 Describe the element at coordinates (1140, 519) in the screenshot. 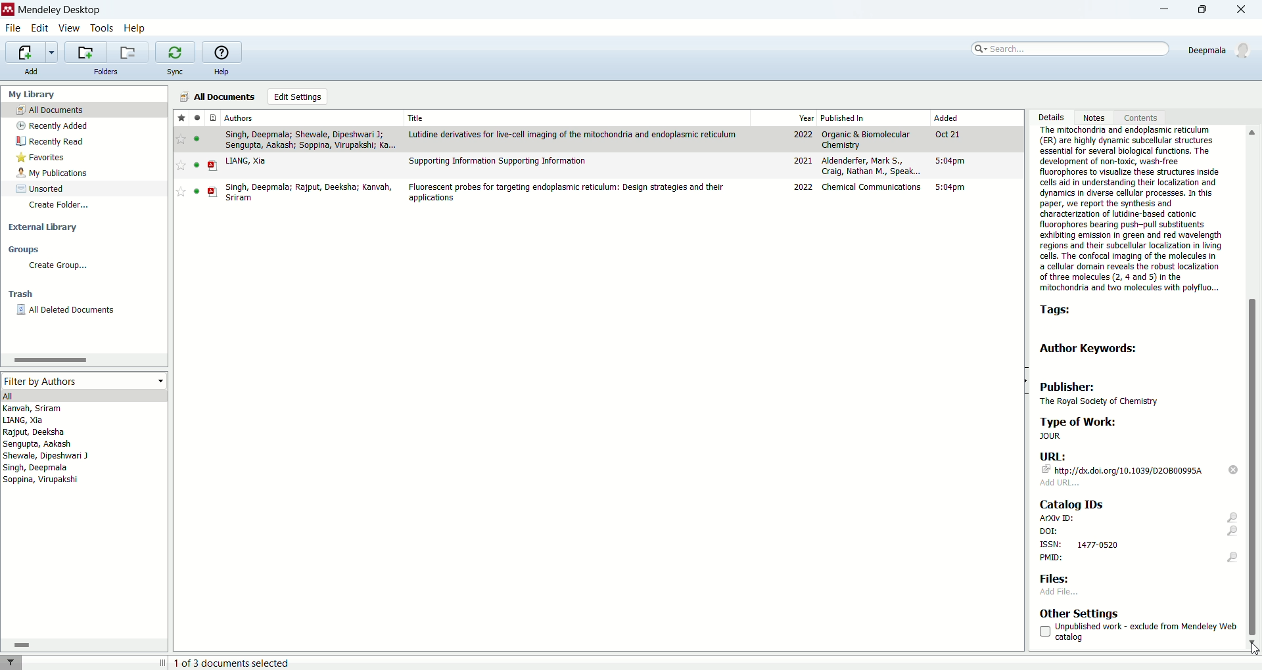

I see `arxiv ID: ` at that location.